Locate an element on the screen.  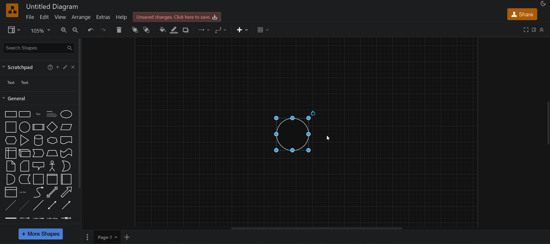
notes is located at coordinates (11, 166).